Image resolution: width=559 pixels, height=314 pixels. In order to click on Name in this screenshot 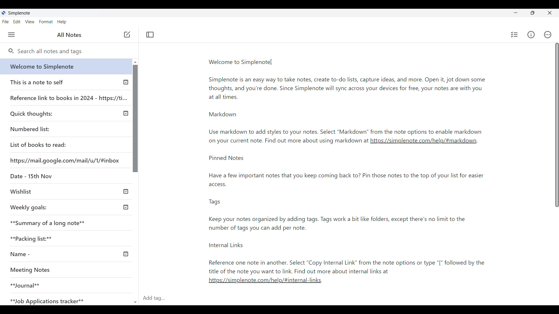, I will do `click(18, 255)`.